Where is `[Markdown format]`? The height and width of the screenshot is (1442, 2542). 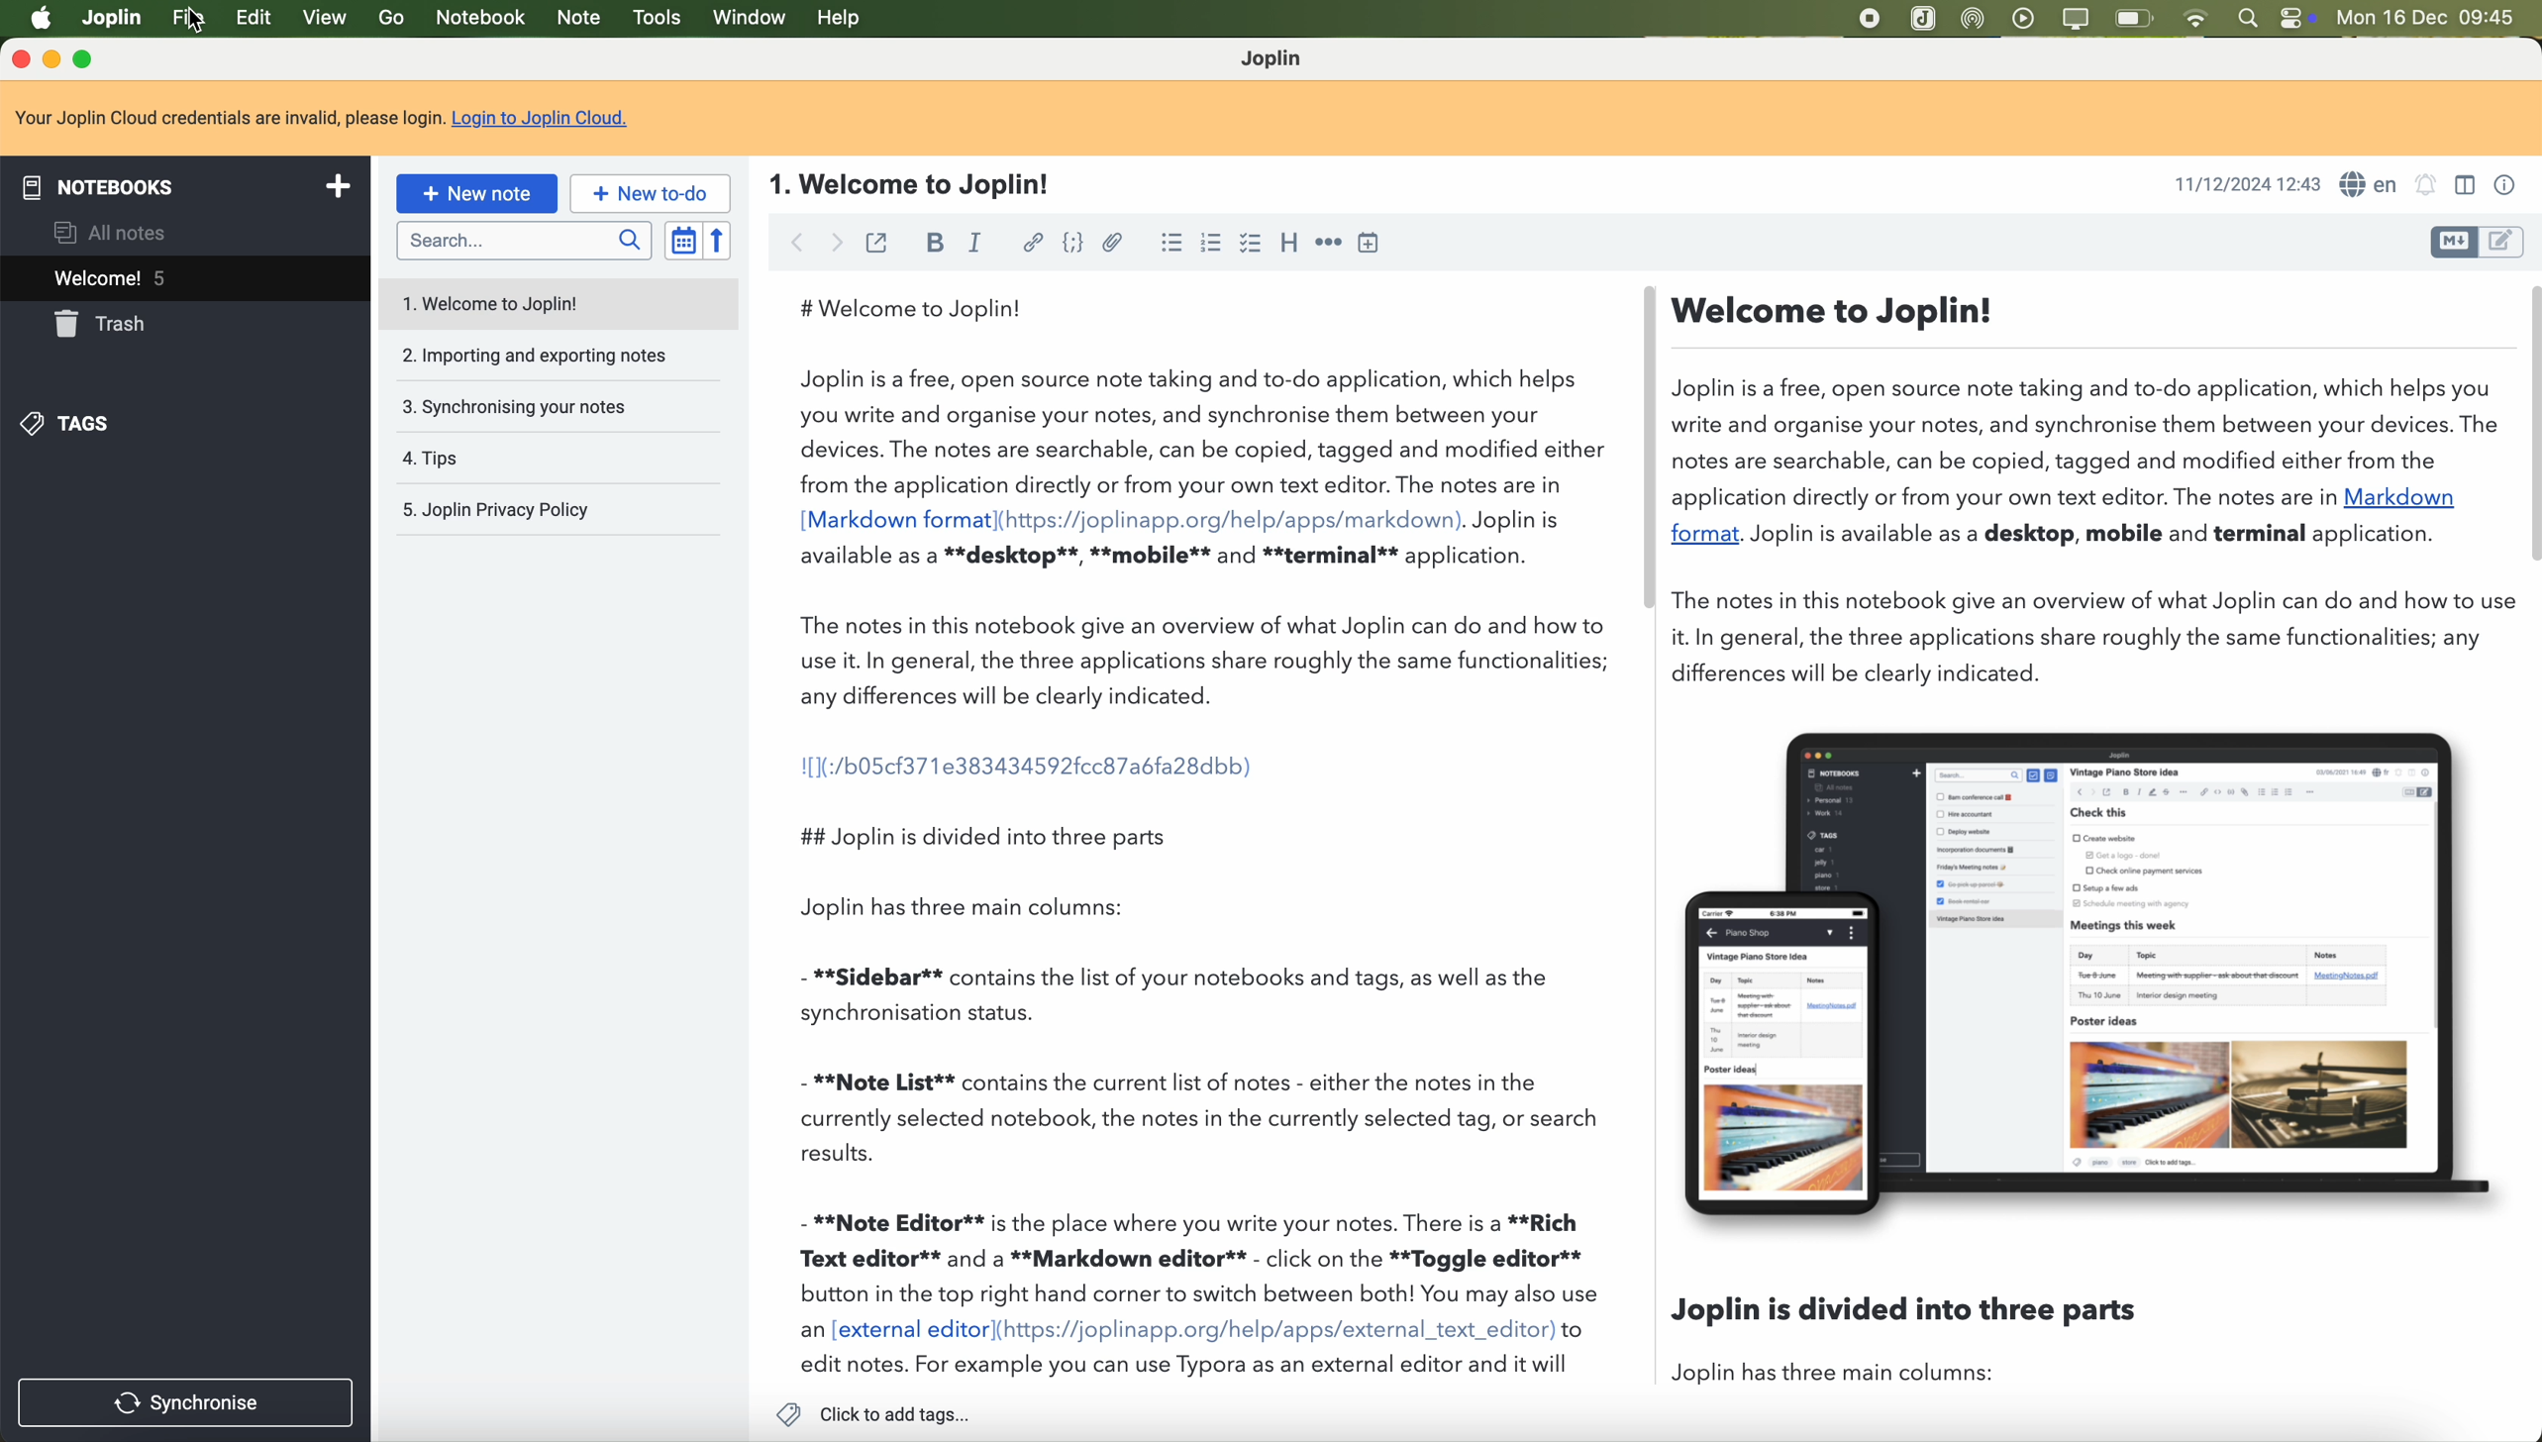
[Markdown format] is located at coordinates (896, 520).